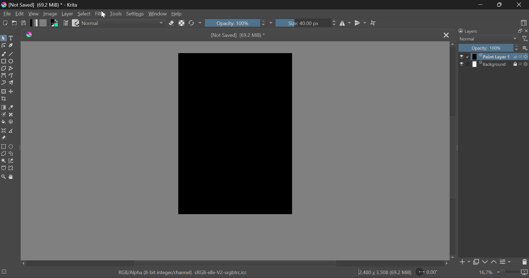  Describe the element at coordinates (176, 14) in the screenshot. I see `Help` at that location.